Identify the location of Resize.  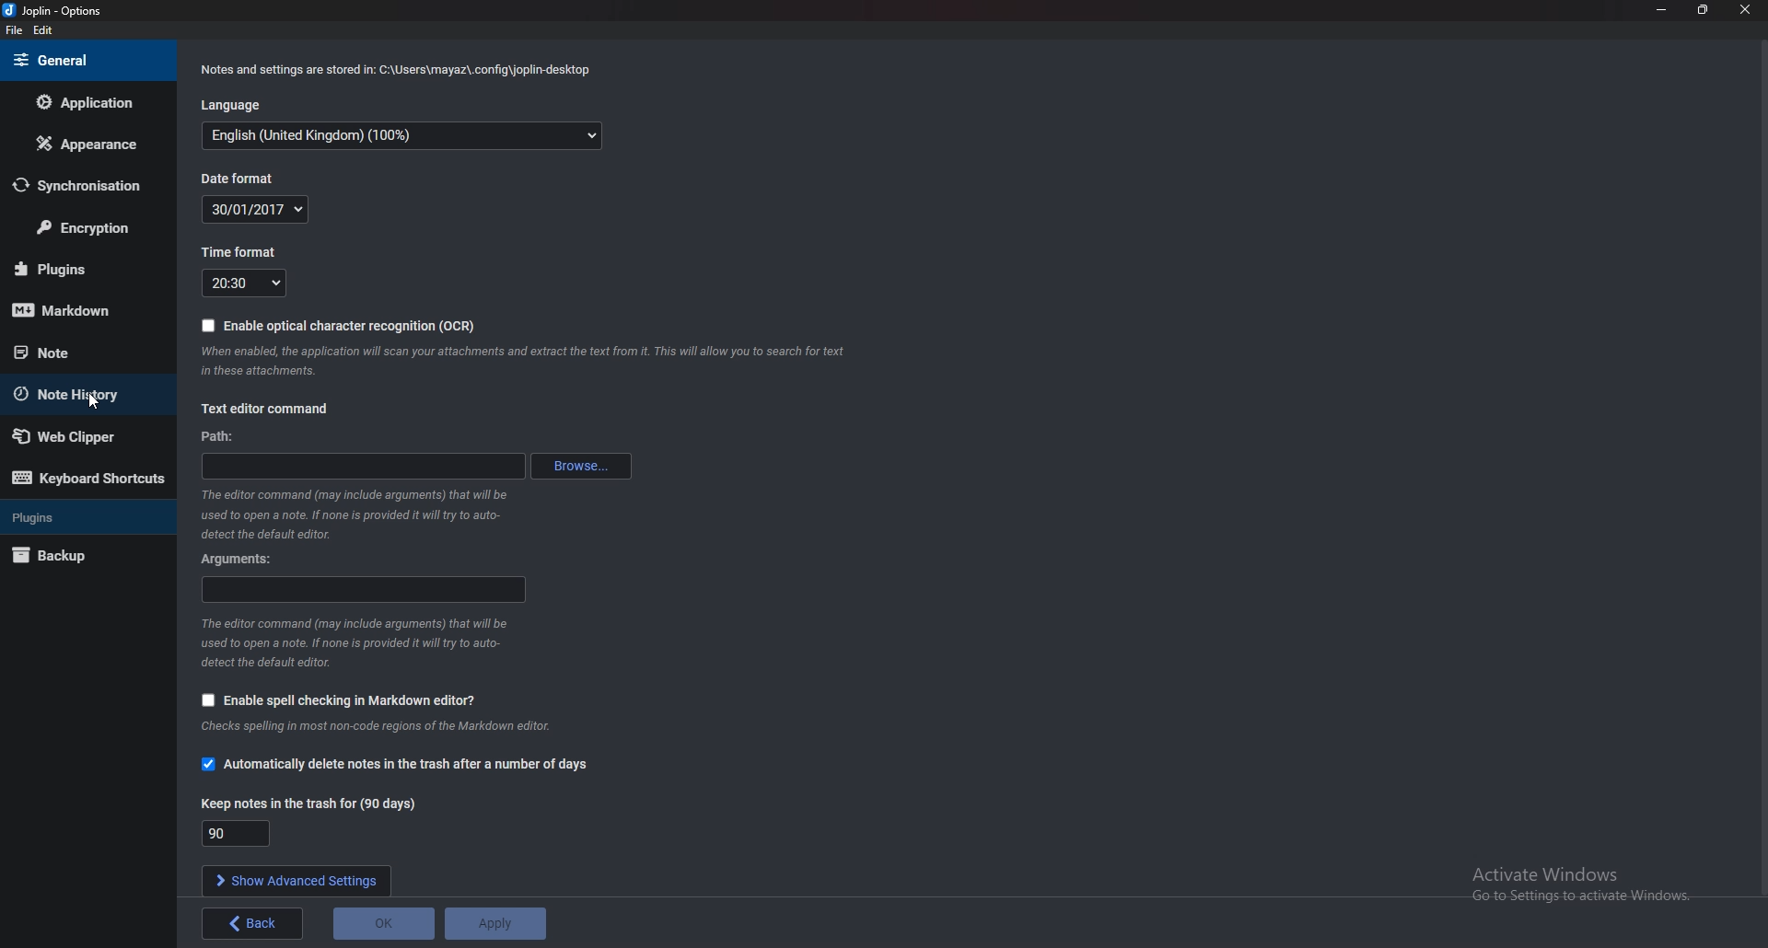
(1705, 11).